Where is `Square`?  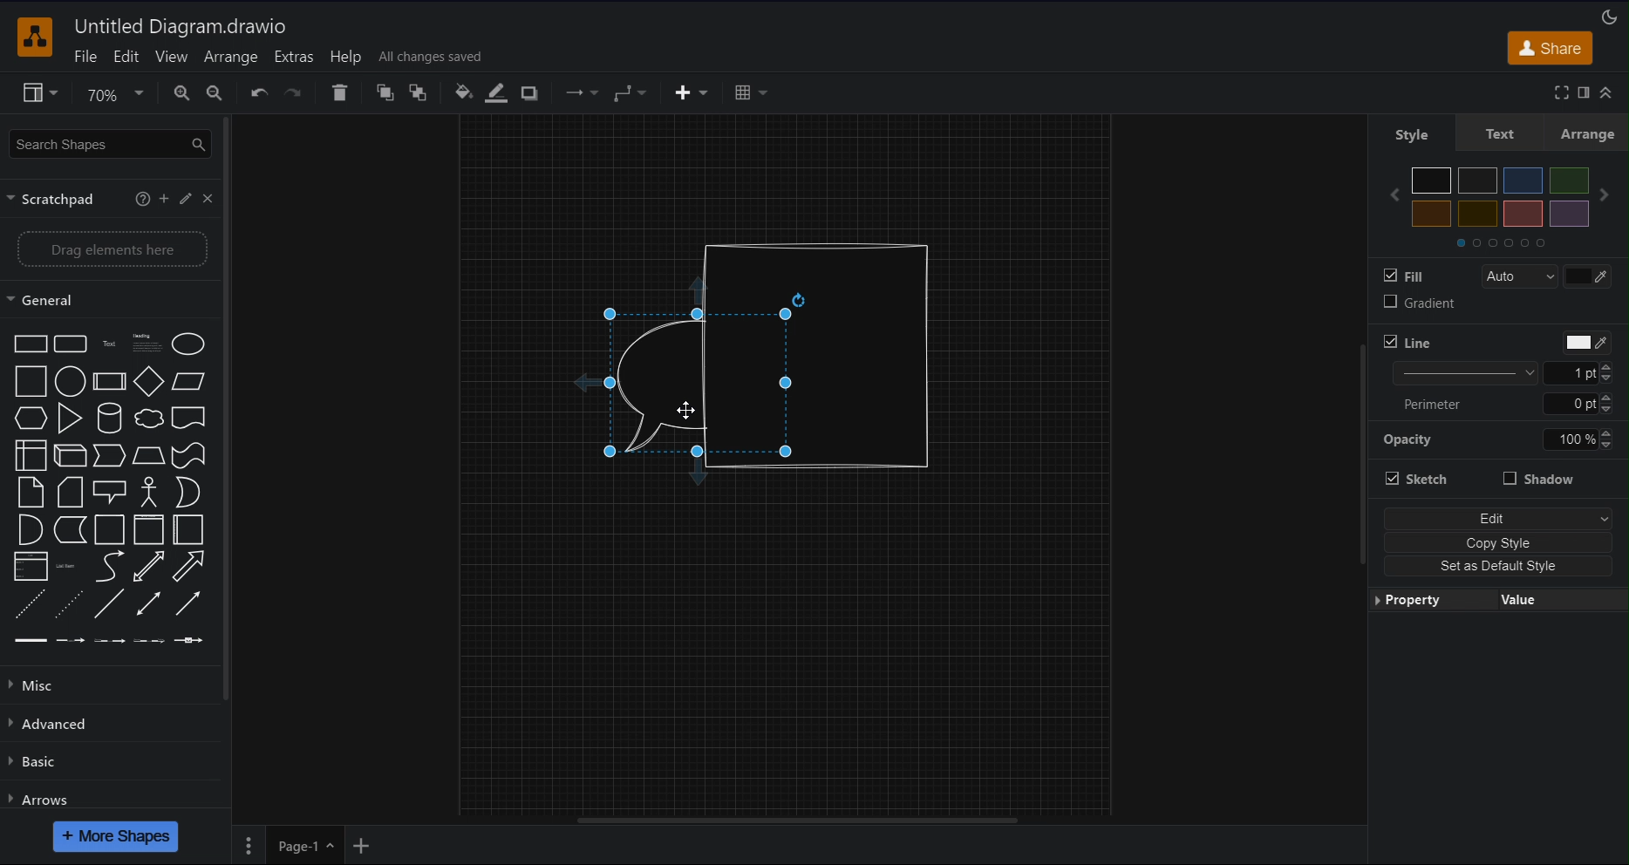 Square is located at coordinates (31, 382).